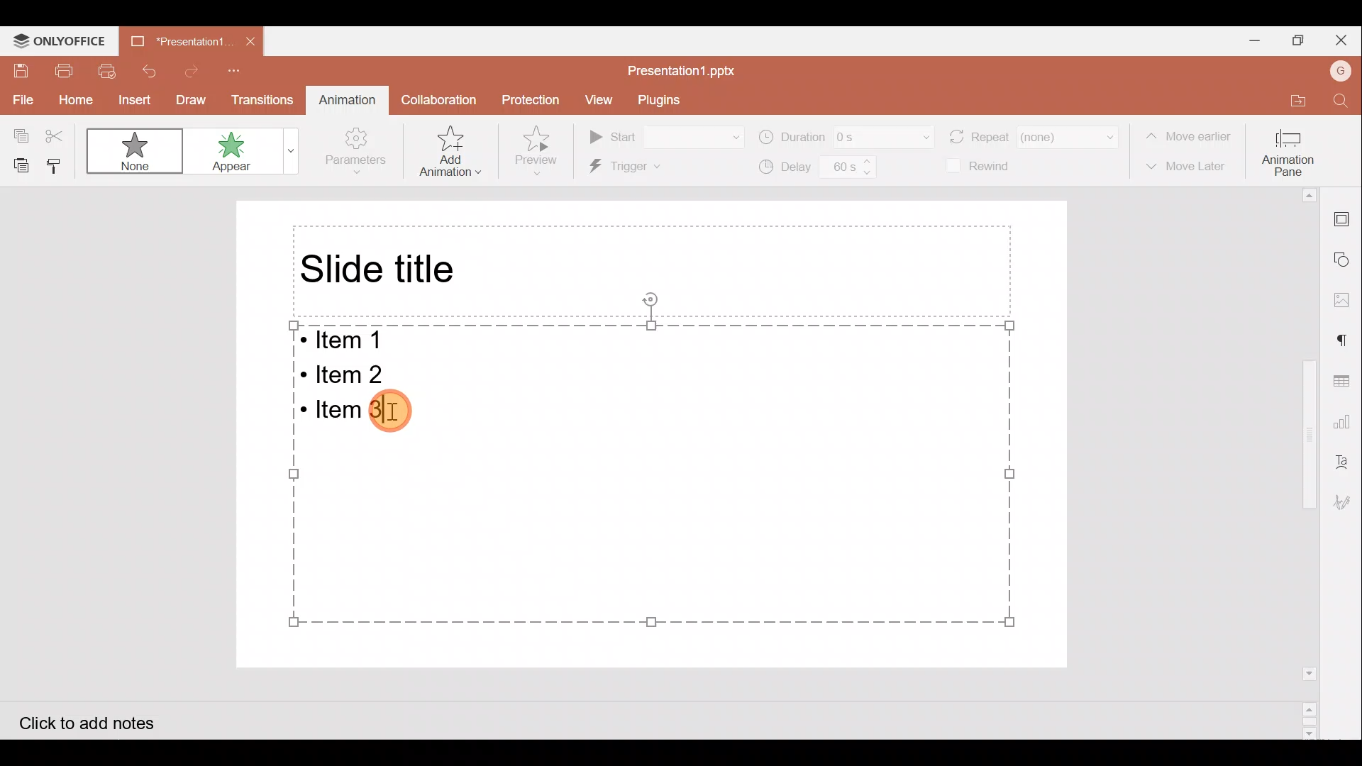 The height and width of the screenshot is (766, 1362). What do you see at coordinates (132, 150) in the screenshot?
I see `None` at bounding box center [132, 150].